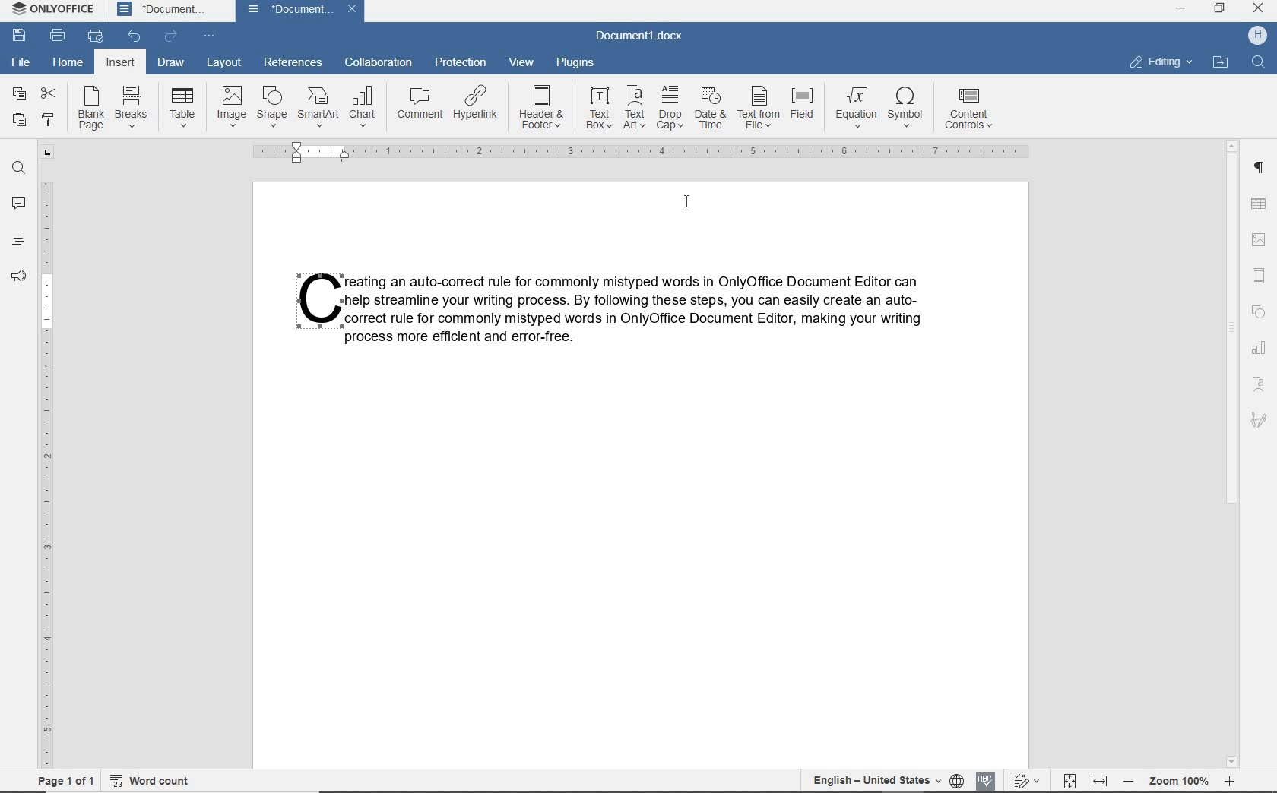  What do you see at coordinates (122, 62) in the screenshot?
I see `insert` at bounding box center [122, 62].